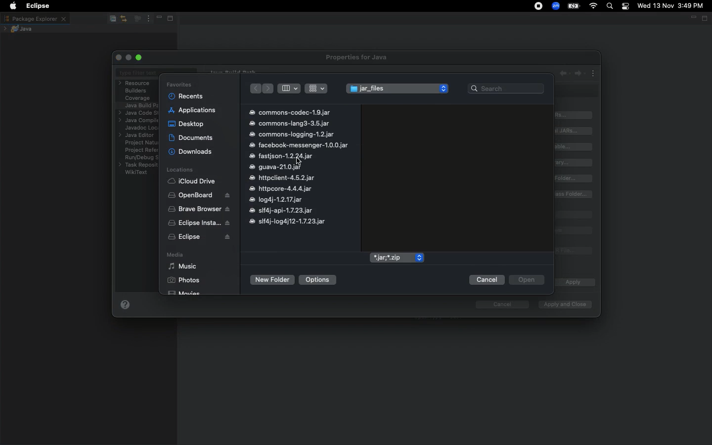 Image resolution: width=712 pixels, height=445 pixels. What do you see at coordinates (610, 7) in the screenshot?
I see `Search` at bounding box center [610, 7].